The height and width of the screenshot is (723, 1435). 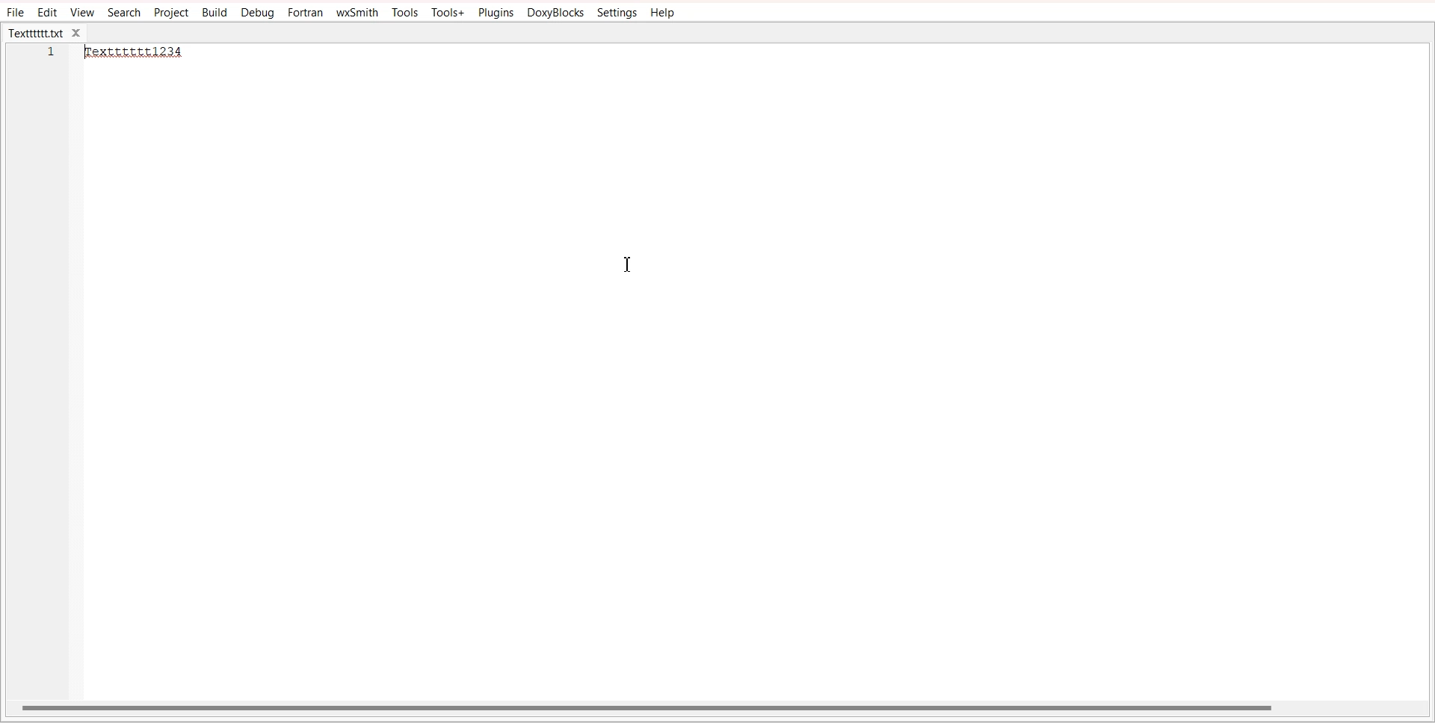 I want to click on View, so click(x=83, y=12).